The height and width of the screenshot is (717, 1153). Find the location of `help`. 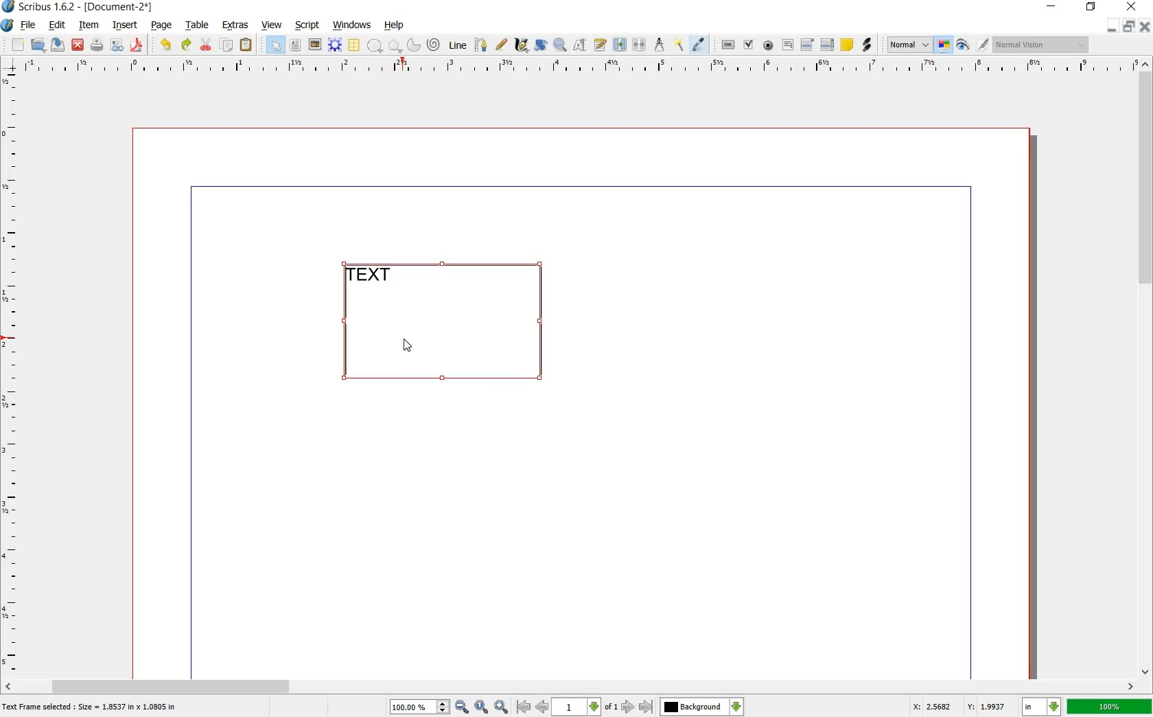

help is located at coordinates (395, 25).